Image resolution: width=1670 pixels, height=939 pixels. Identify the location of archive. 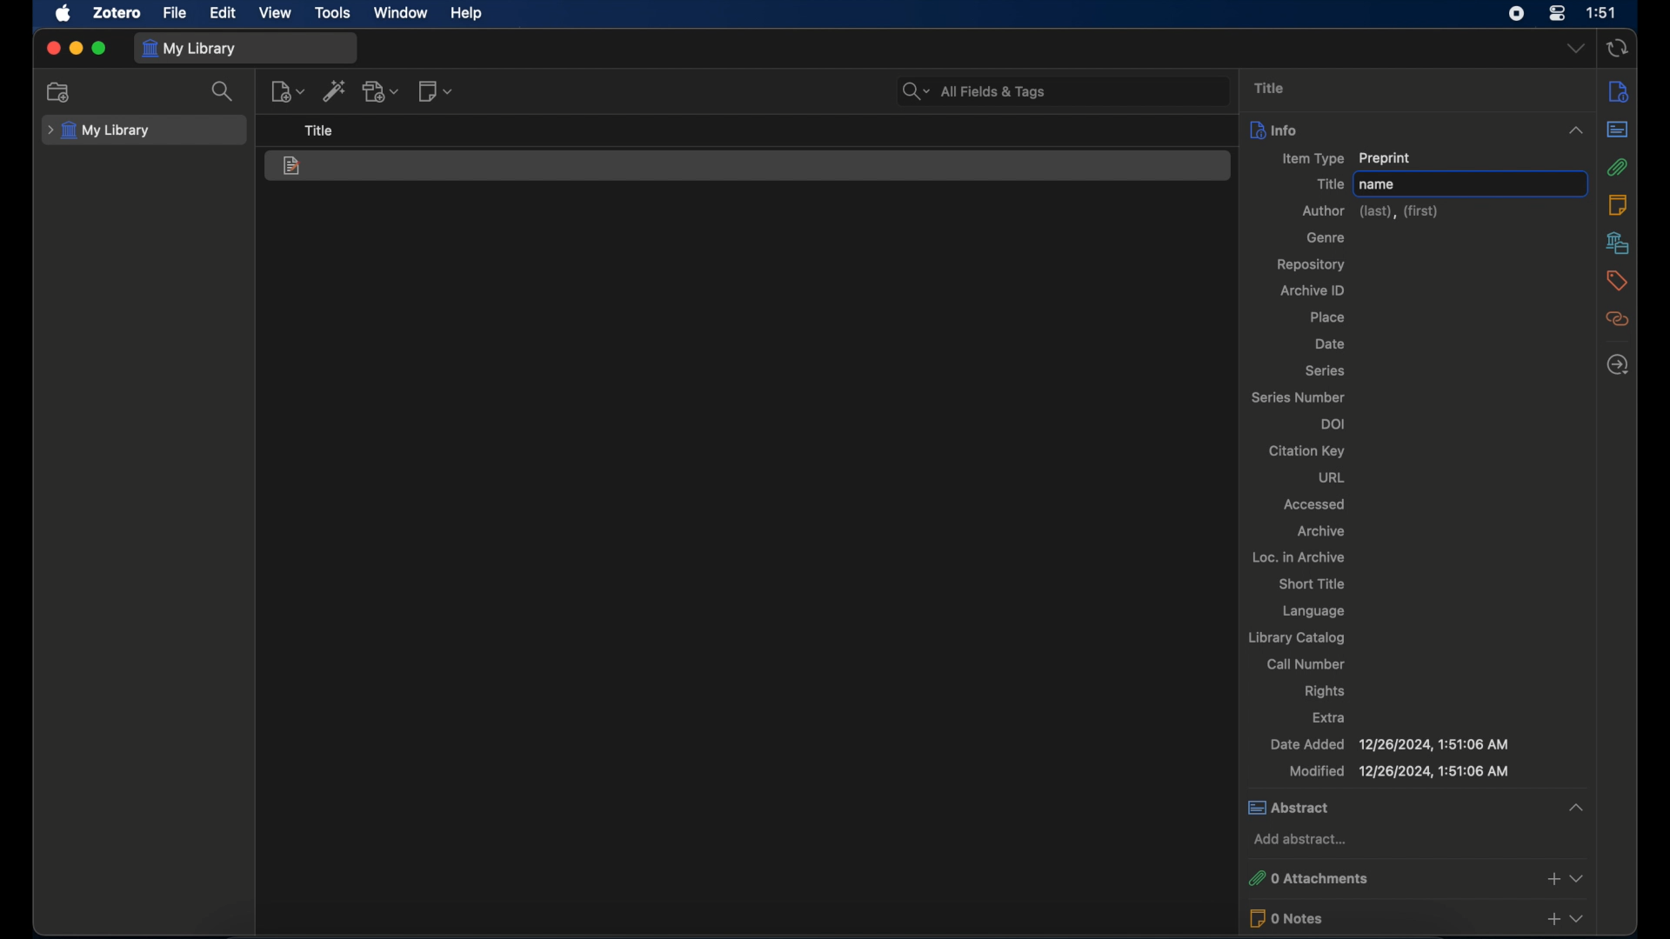
(1324, 532).